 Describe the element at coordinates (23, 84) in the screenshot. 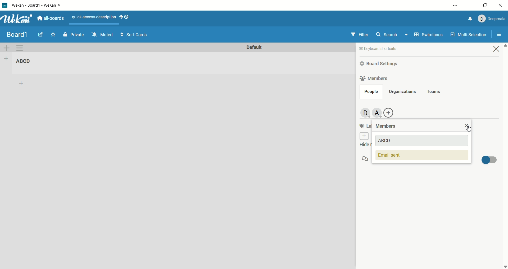

I see `add` at that location.